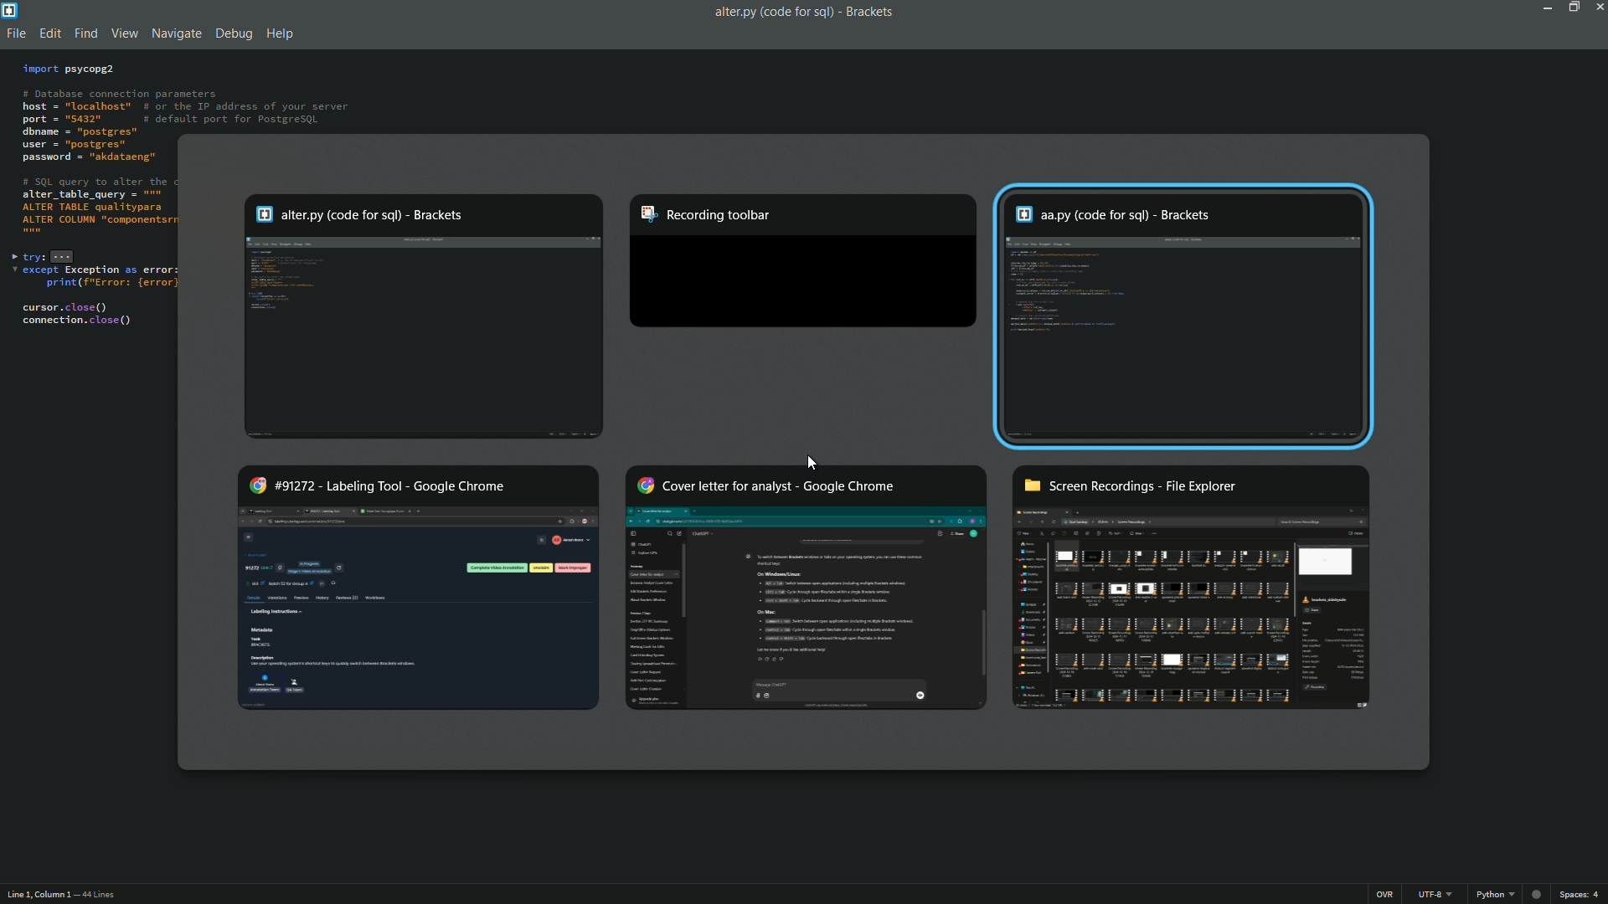 The width and height of the screenshot is (1608, 904). Describe the element at coordinates (173, 33) in the screenshot. I see `navigate menu` at that location.